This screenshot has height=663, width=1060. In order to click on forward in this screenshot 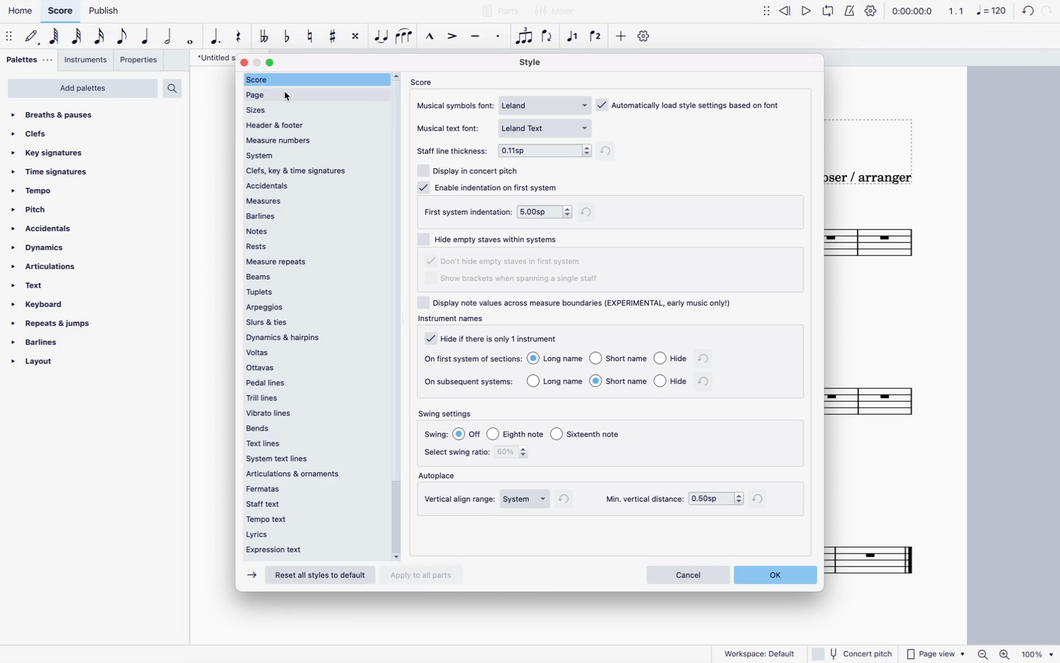, I will do `click(250, 575)`.